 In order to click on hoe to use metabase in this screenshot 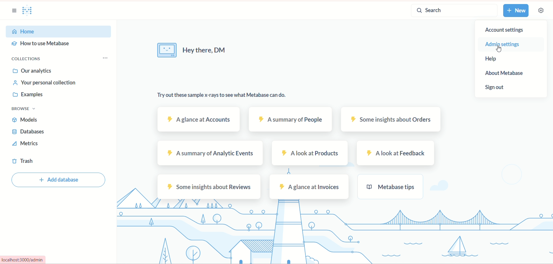, I will do `click(43, 45)`.